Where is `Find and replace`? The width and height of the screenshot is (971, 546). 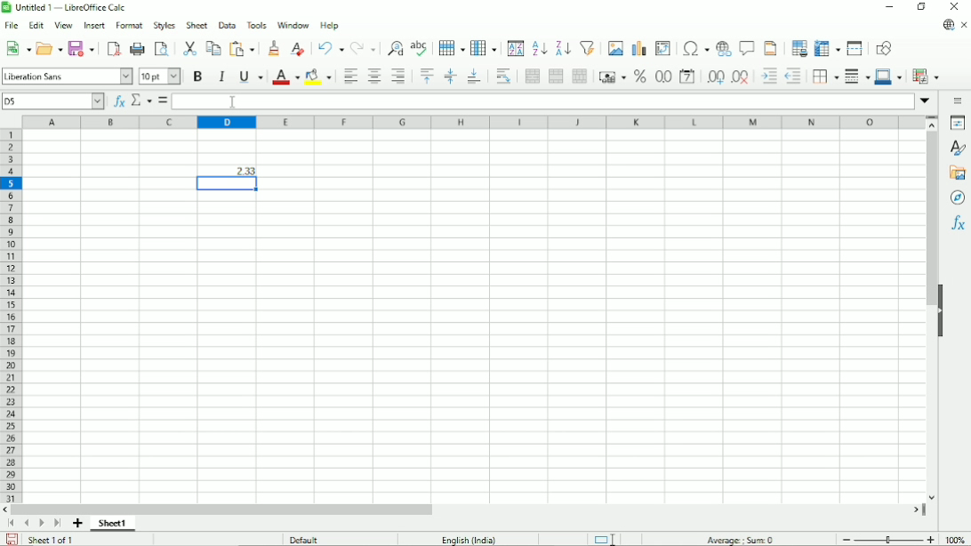 Find and replace is located at coordinates (395, 48).